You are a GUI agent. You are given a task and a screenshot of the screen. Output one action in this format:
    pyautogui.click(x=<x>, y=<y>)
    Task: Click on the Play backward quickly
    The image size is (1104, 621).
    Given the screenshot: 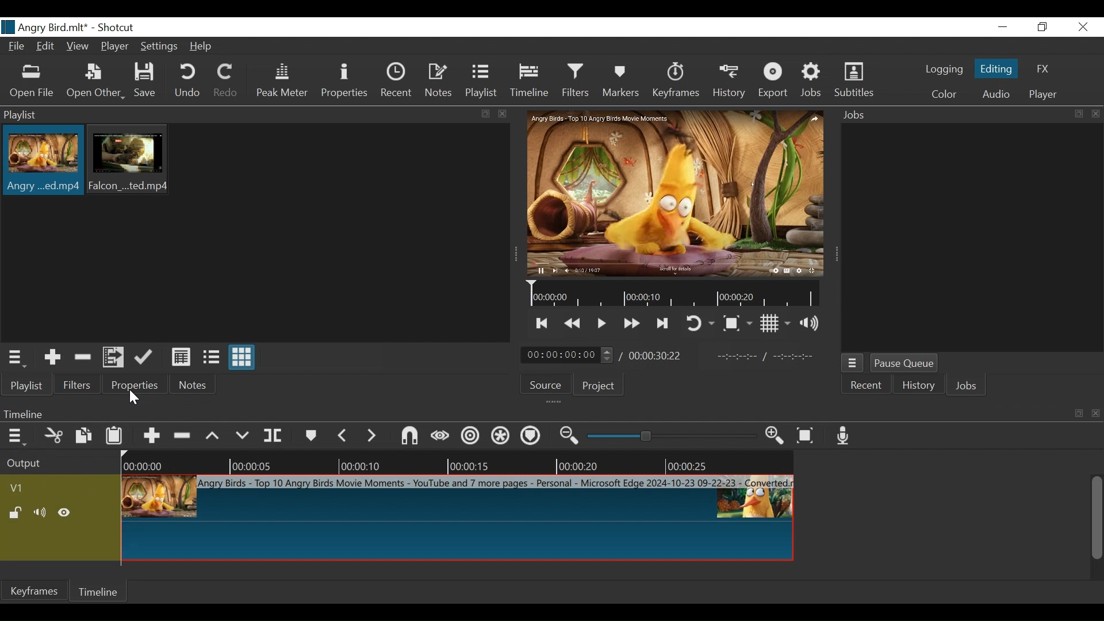 What is the action you would take?
    pyautogui.click(x=573, y=324)
    